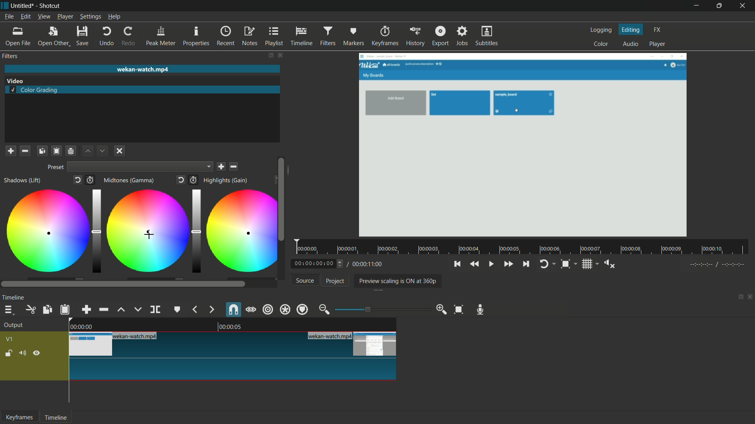 The width and height of the screenshot is (755, 424). Describe the element at coordinates (457, 264) in the screenshot. I see `skip to the previous point` at that location.